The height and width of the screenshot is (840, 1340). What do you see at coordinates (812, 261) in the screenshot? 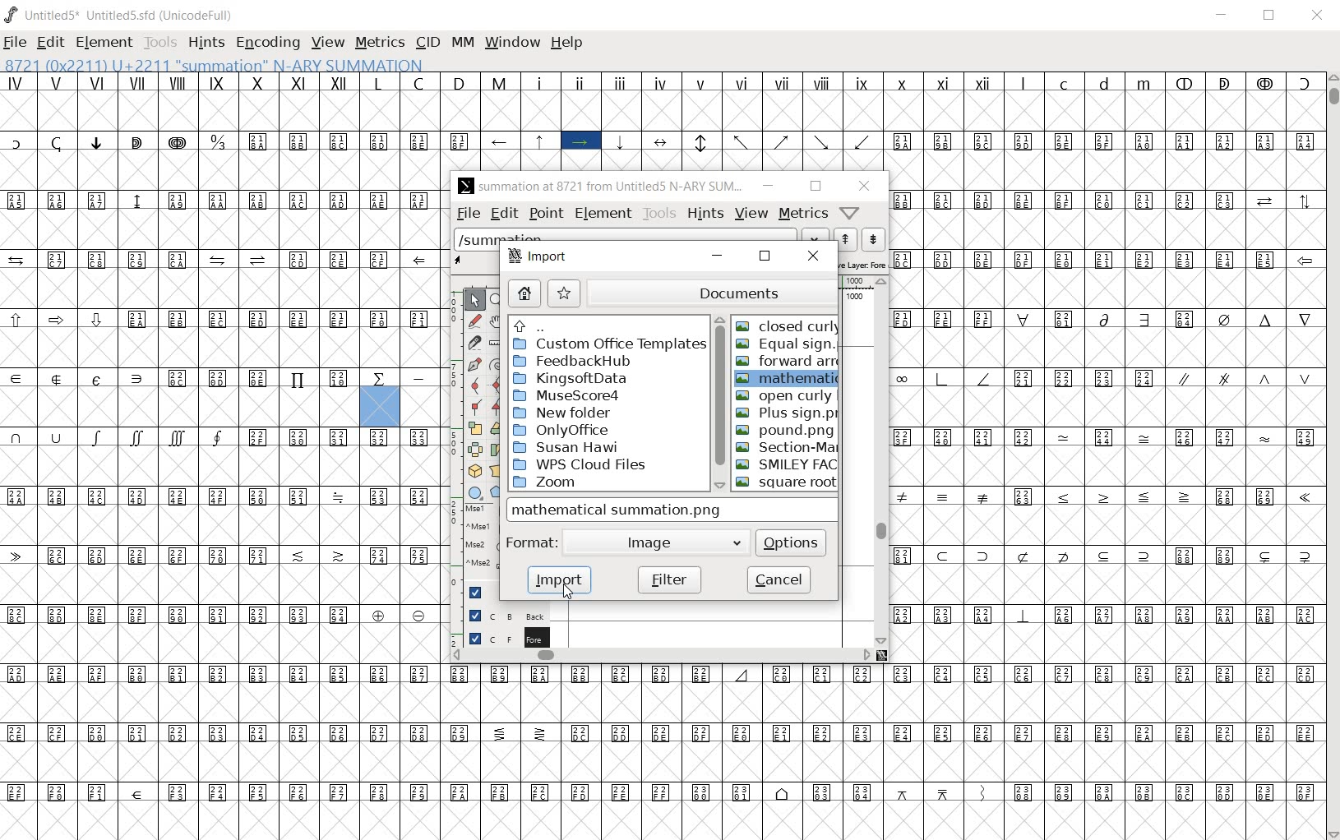
I see `close` at bounding box center [812, 261].